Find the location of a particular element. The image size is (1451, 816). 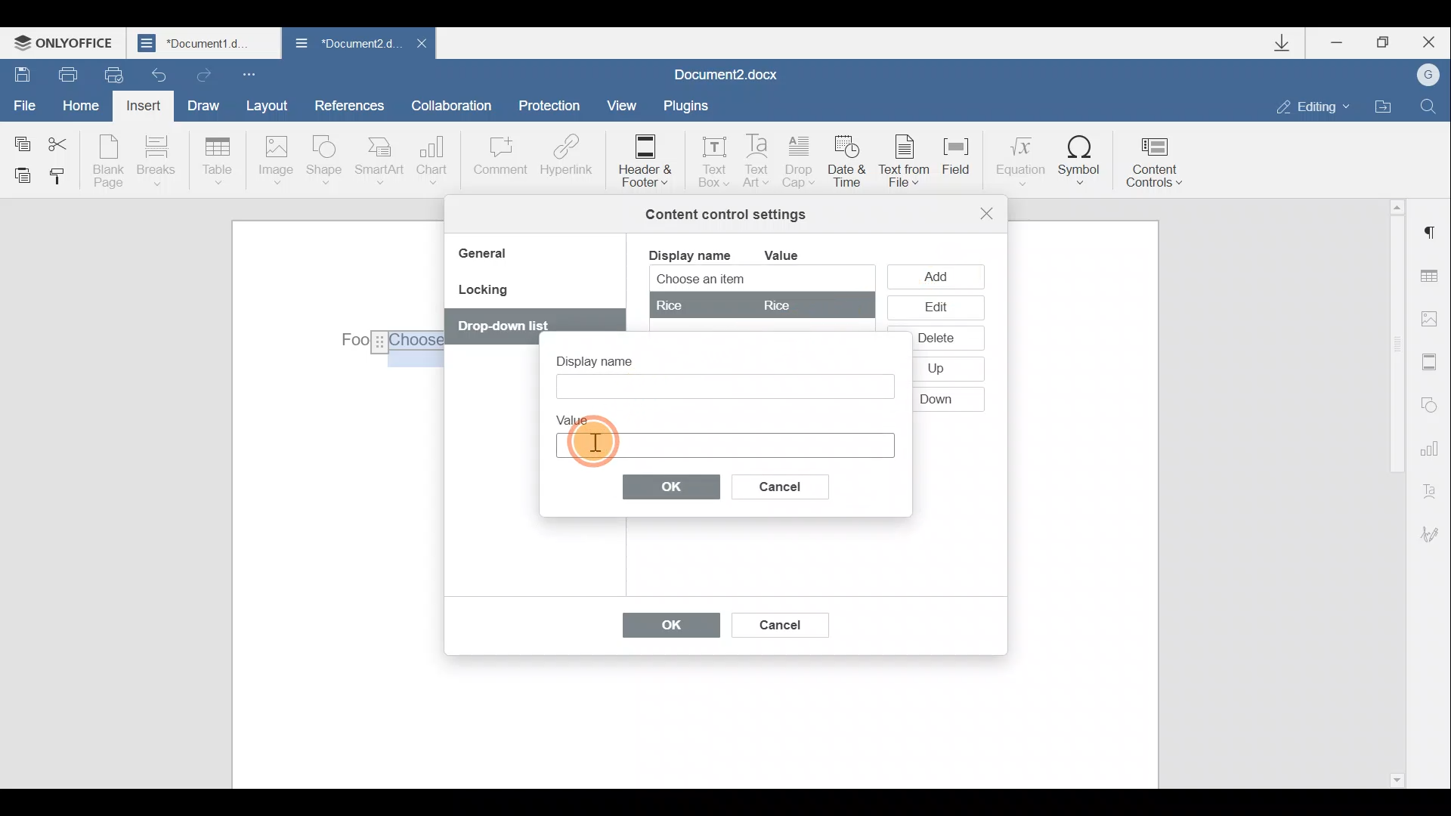

 is located at coordinates (938, 397).